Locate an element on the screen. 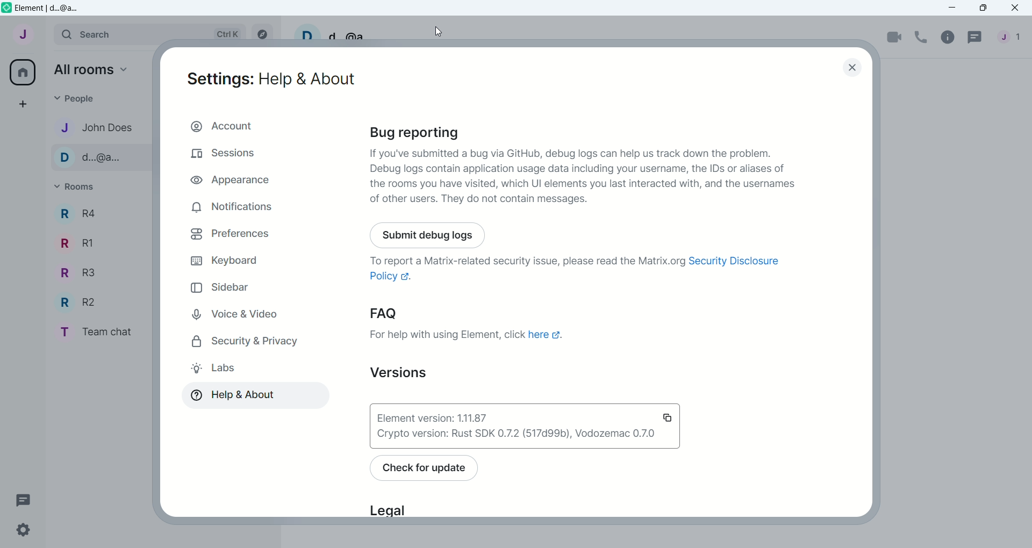  Check for update is located at coordinates (440, 470).